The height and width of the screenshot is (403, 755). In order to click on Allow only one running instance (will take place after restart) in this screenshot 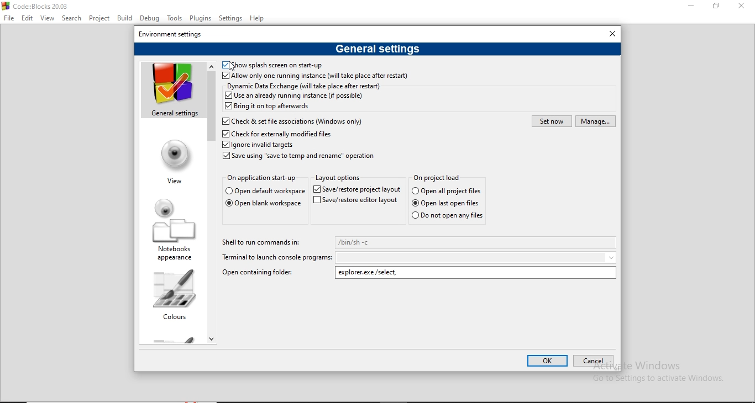, I will do `click(315, 77)`.